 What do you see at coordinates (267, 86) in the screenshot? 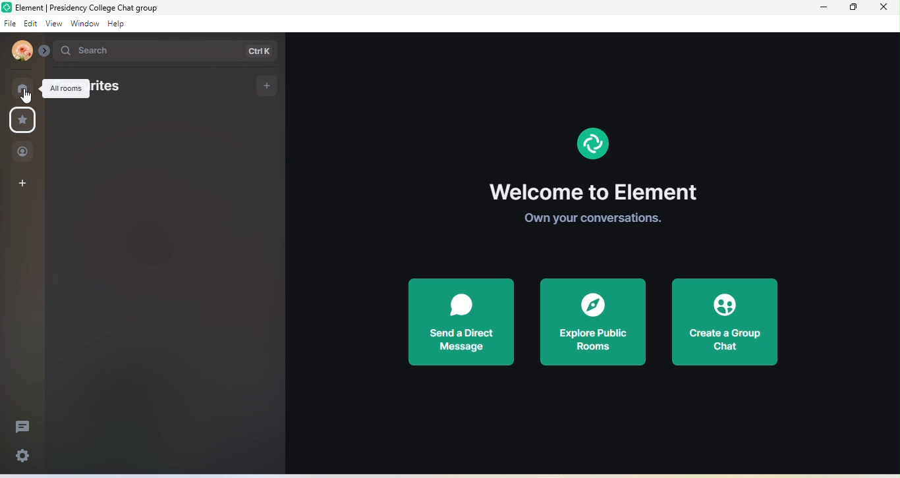
I see `add` at bounding box center [267, 86].